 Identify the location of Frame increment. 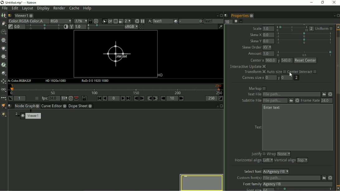
(172, 98).